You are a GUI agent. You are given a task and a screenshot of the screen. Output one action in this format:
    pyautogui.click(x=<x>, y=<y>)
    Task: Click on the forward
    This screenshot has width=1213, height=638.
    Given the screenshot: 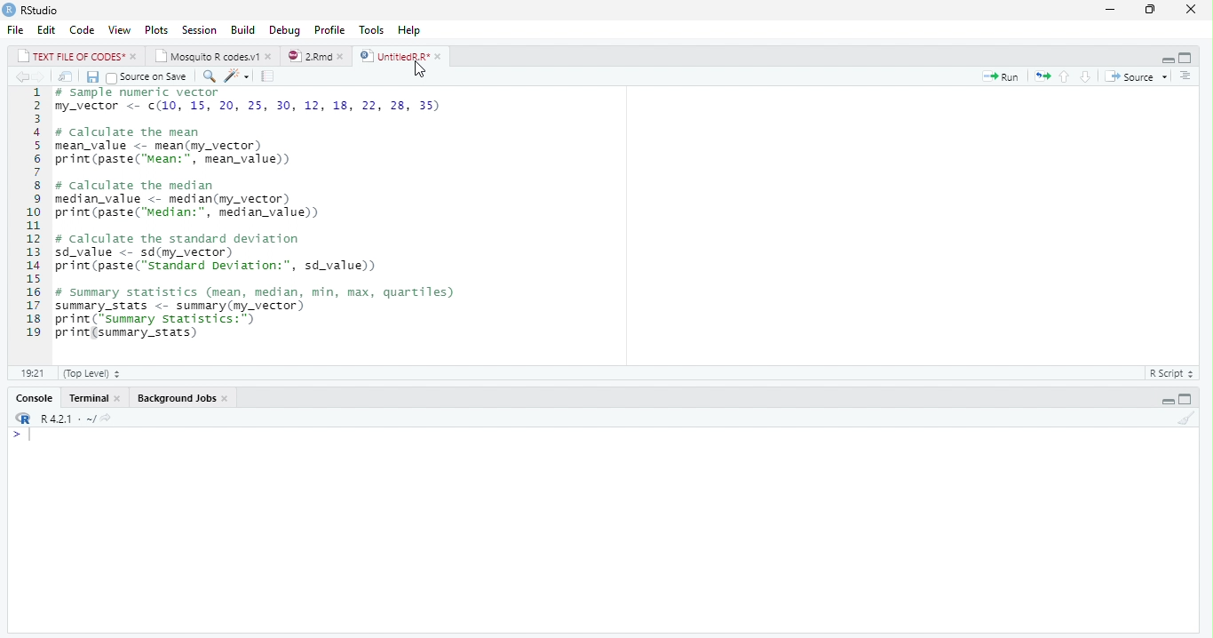 What is the action you would take?
    pyautogui.click(x=41, y=76)
    